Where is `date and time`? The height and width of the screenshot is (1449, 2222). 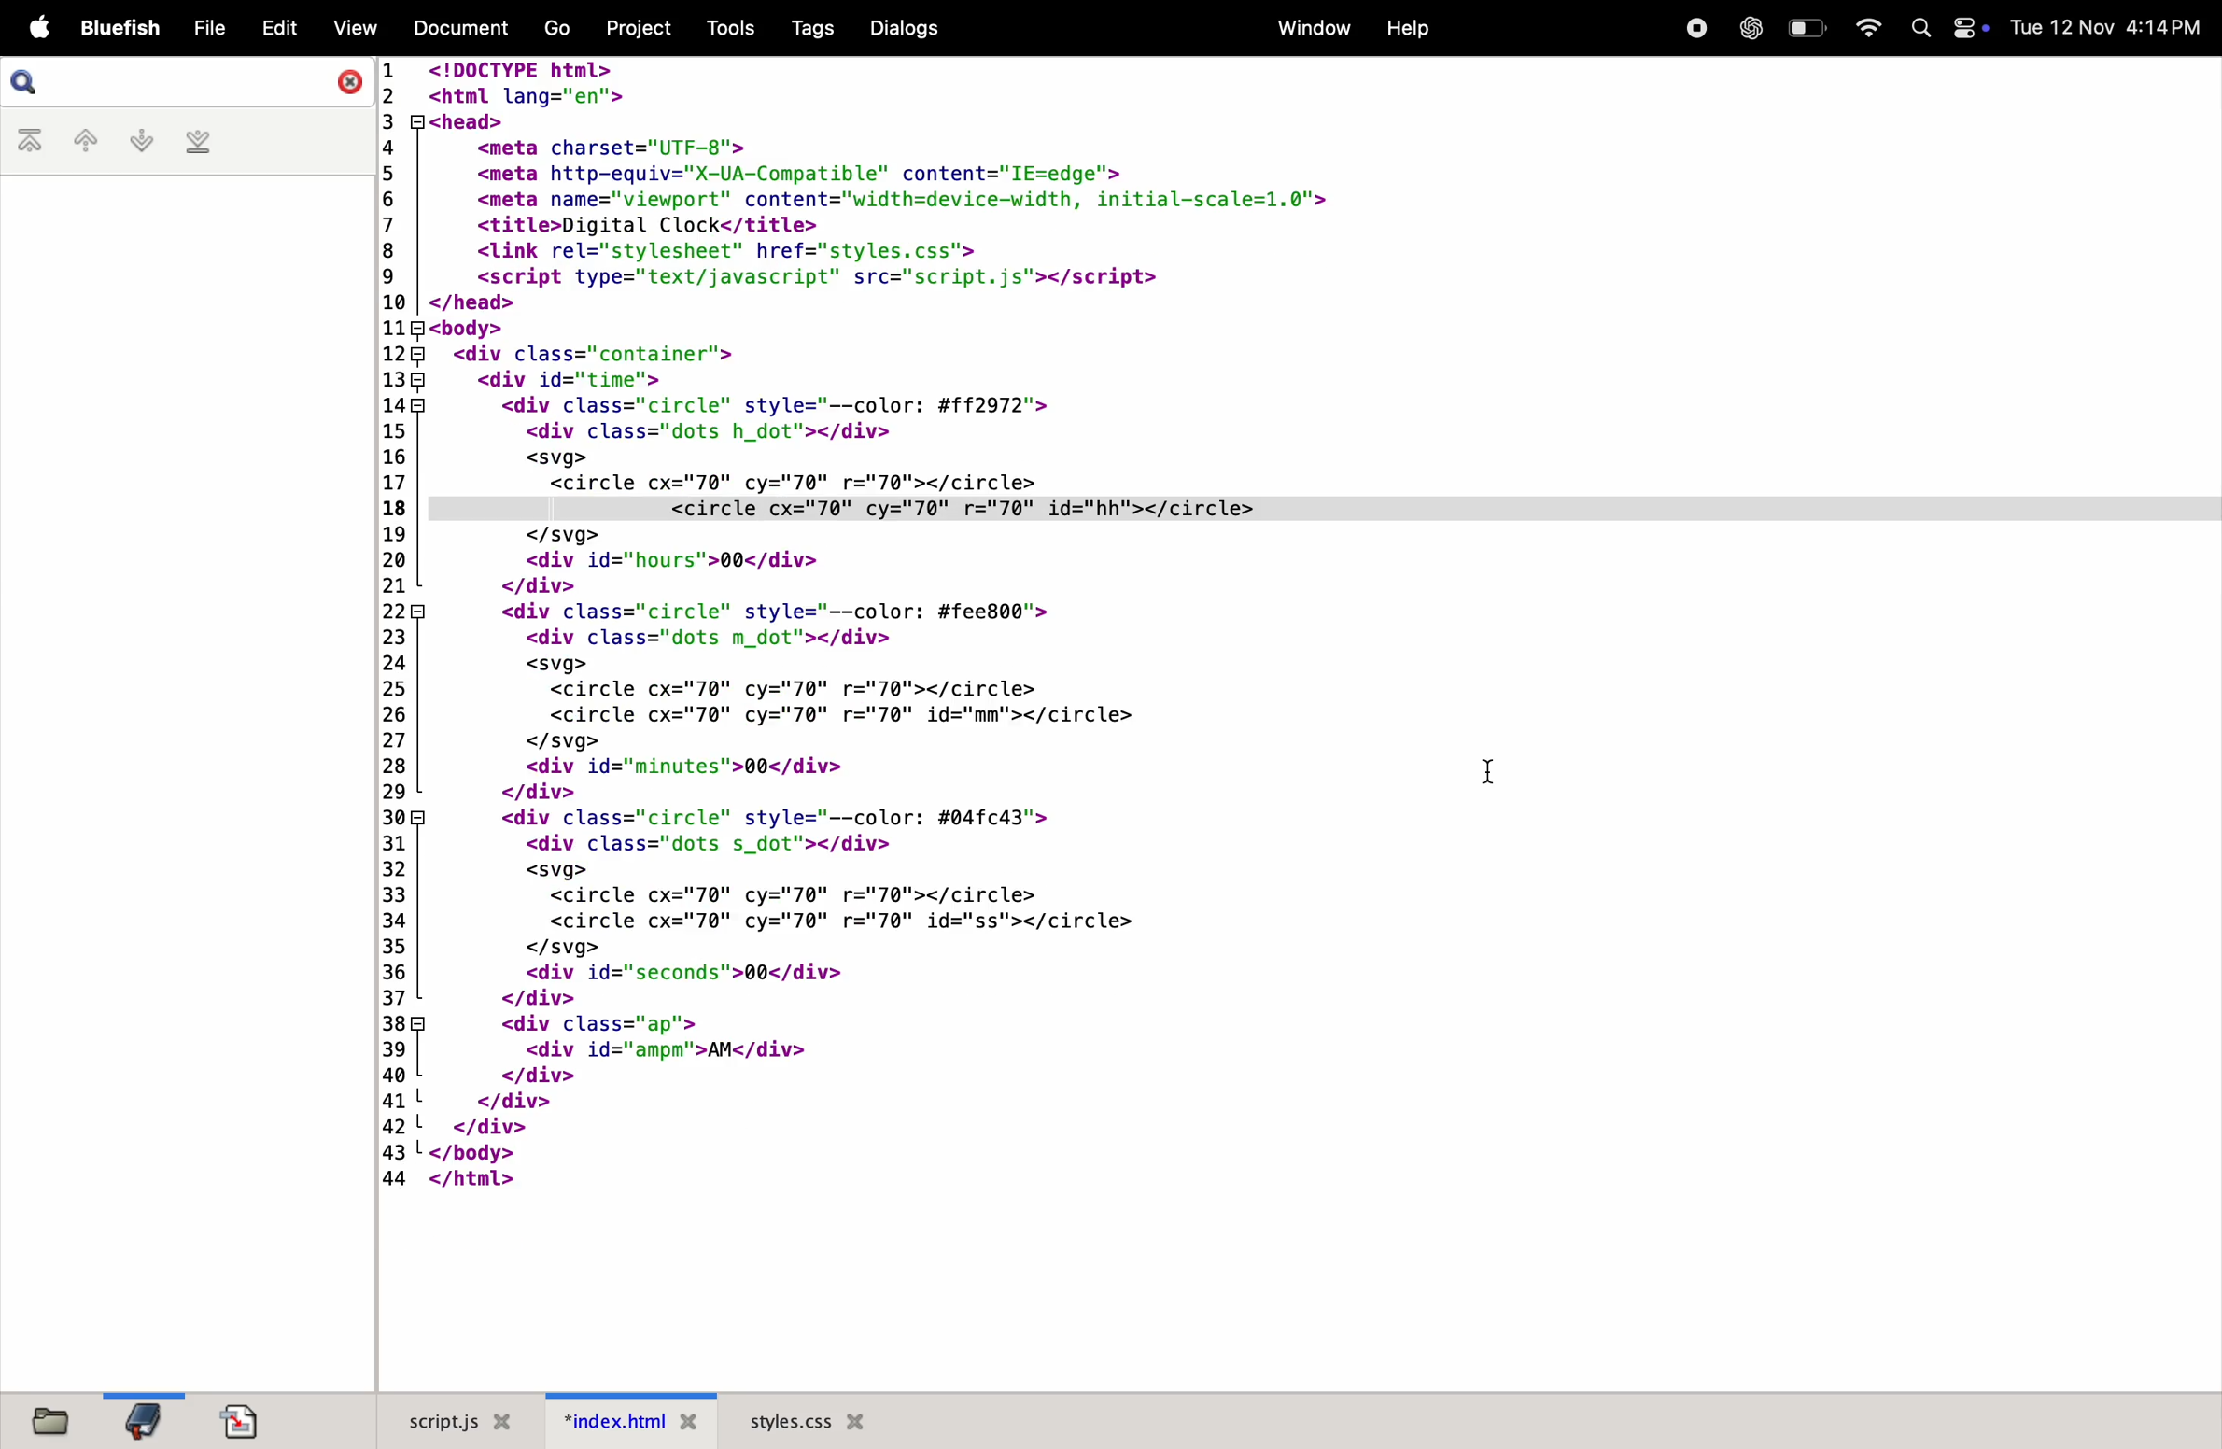 date and time is located at coordinates (2112, 28).